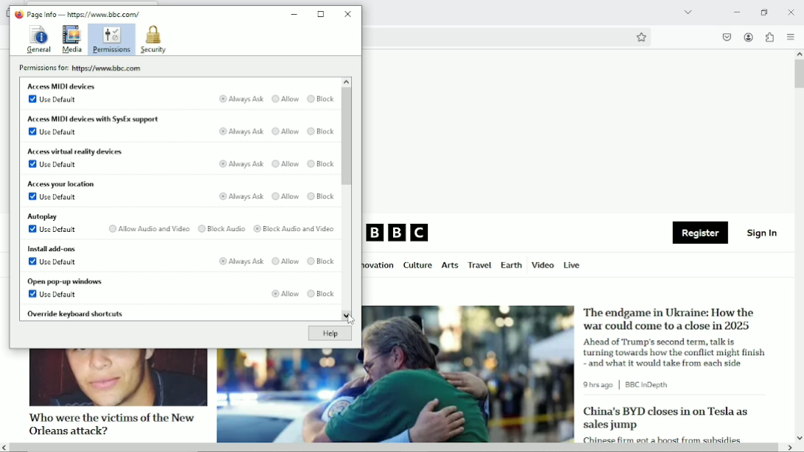 This screenshot has height=452, width=804. What do you see at coordinates (351, 320) in the screenshot?
I see `cursor` at bounding box center [351, 320].